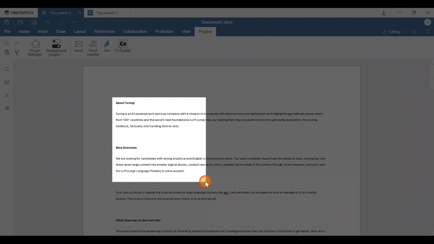 This screenshot has height=244, width=434. I want to click on Cut, so click(18, 43).